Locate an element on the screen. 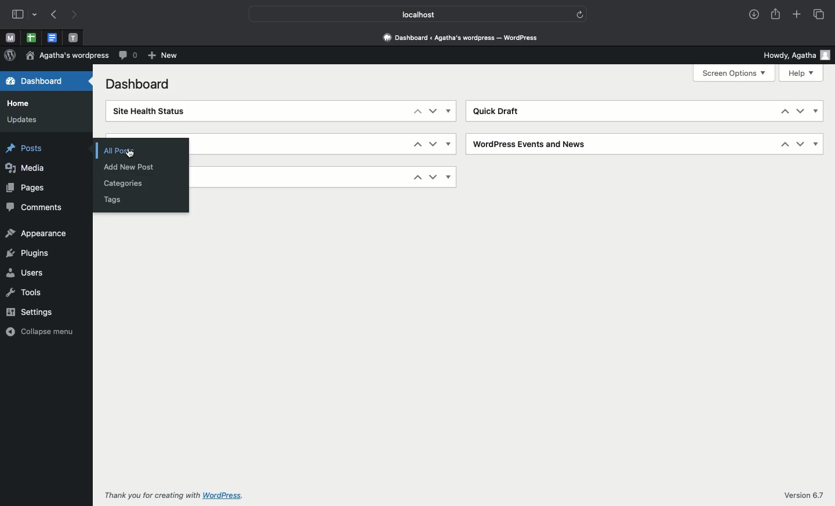 The image size is (835, 506). Comments is located at coordinates (129, 56).